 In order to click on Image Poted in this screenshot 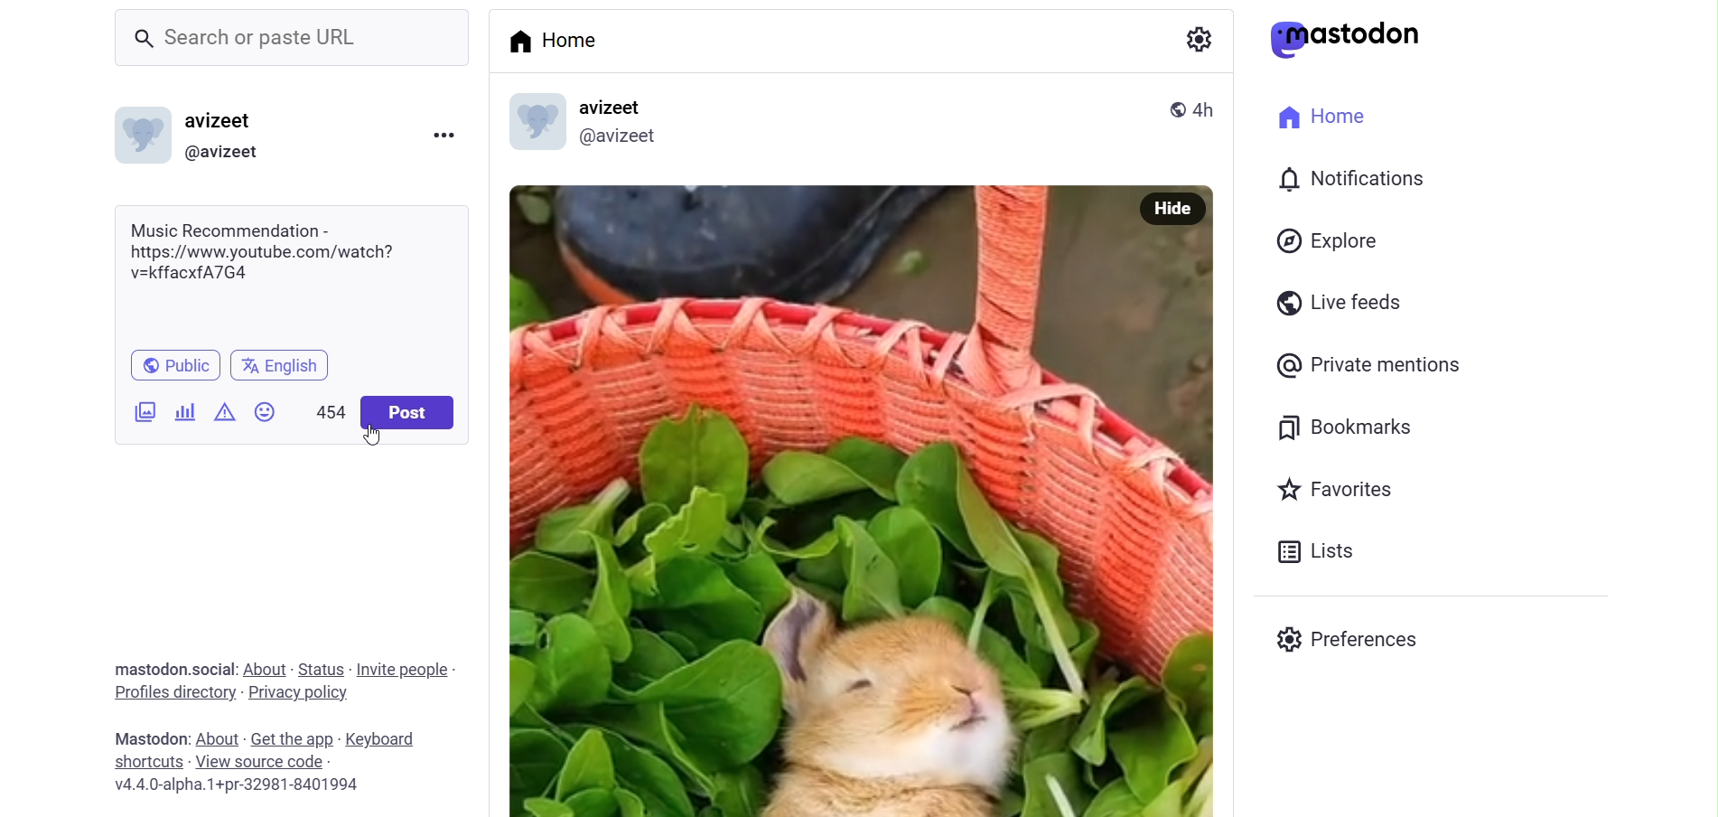, I will do `click(821, 502)`.